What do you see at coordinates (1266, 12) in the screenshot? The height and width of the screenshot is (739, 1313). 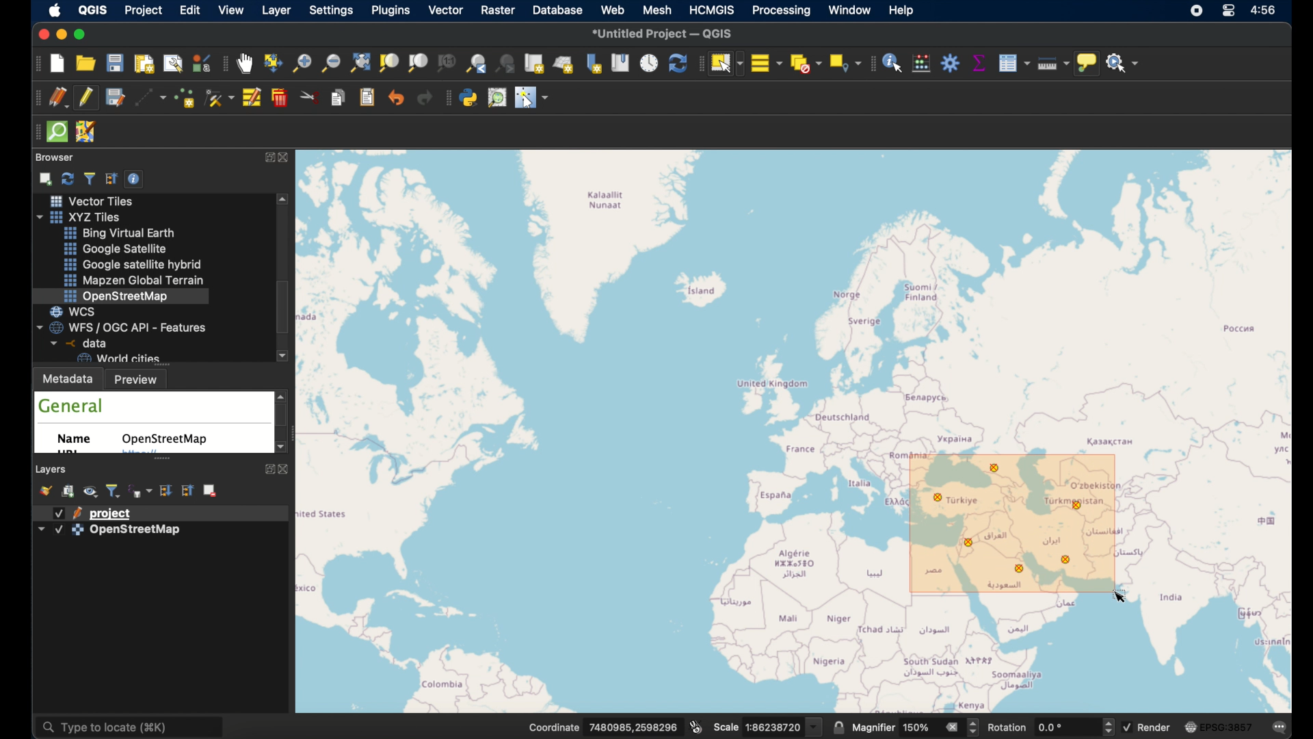 I see `time` at bounding box center [1266, 12].